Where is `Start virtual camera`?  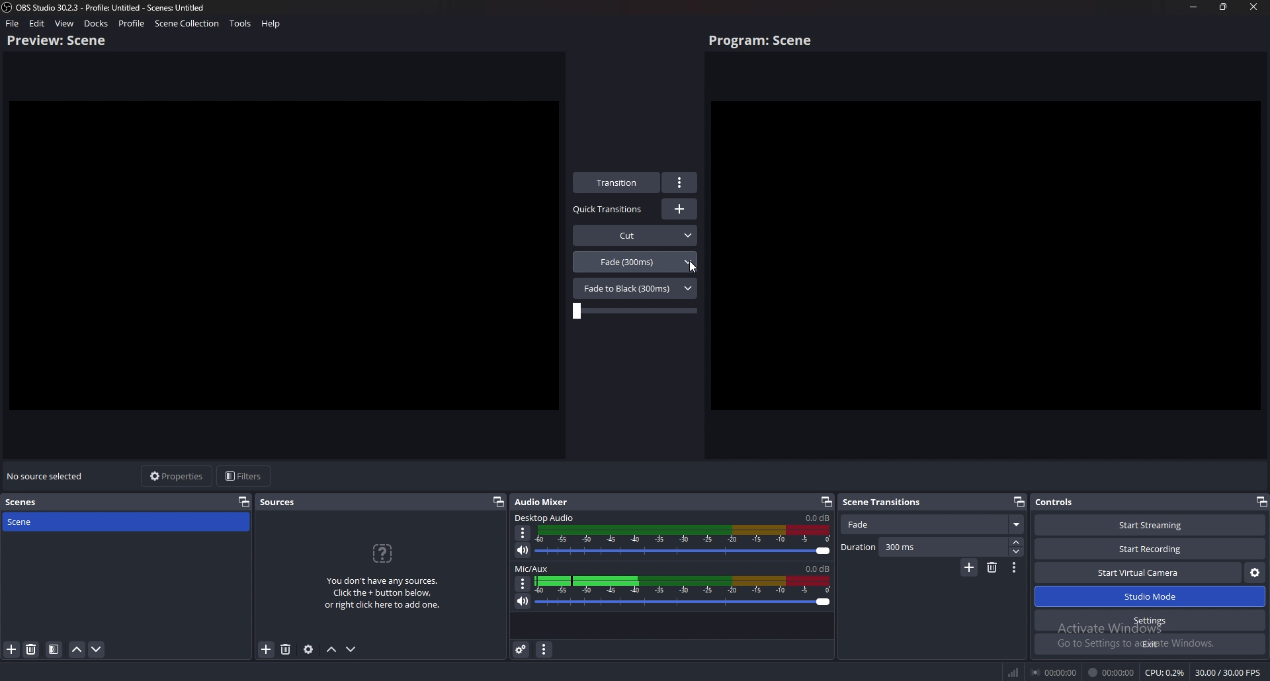 Start virtual camera is located at coordinates (1138, 573).